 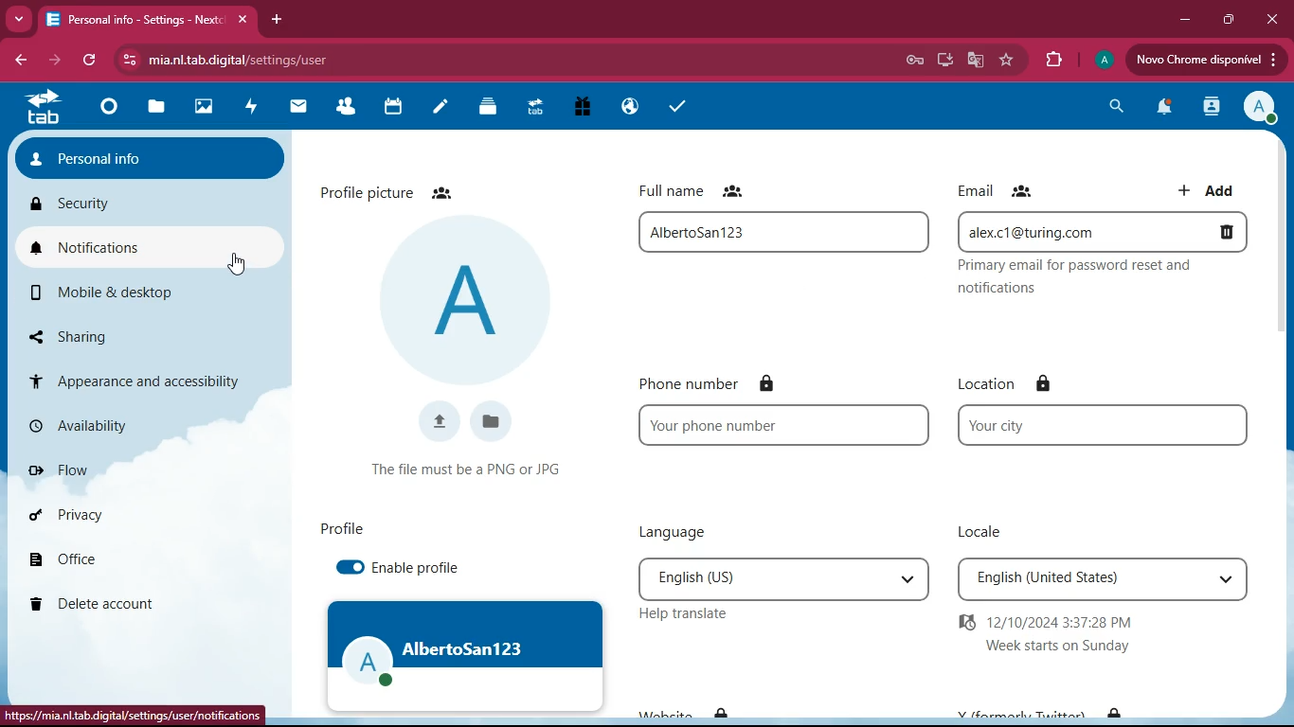 I want to click on X (fomarly Twitter), so click(x=1040, y=709).